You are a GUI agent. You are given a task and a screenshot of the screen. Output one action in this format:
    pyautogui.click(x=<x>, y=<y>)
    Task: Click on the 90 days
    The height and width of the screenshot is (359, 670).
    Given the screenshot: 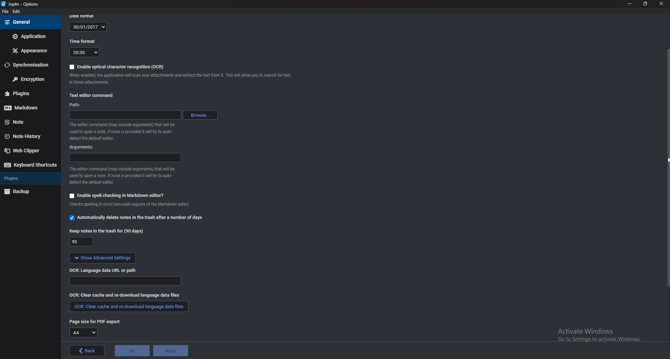 What is the action you would take?
    pyautogui.click(x=80, y=242)
    